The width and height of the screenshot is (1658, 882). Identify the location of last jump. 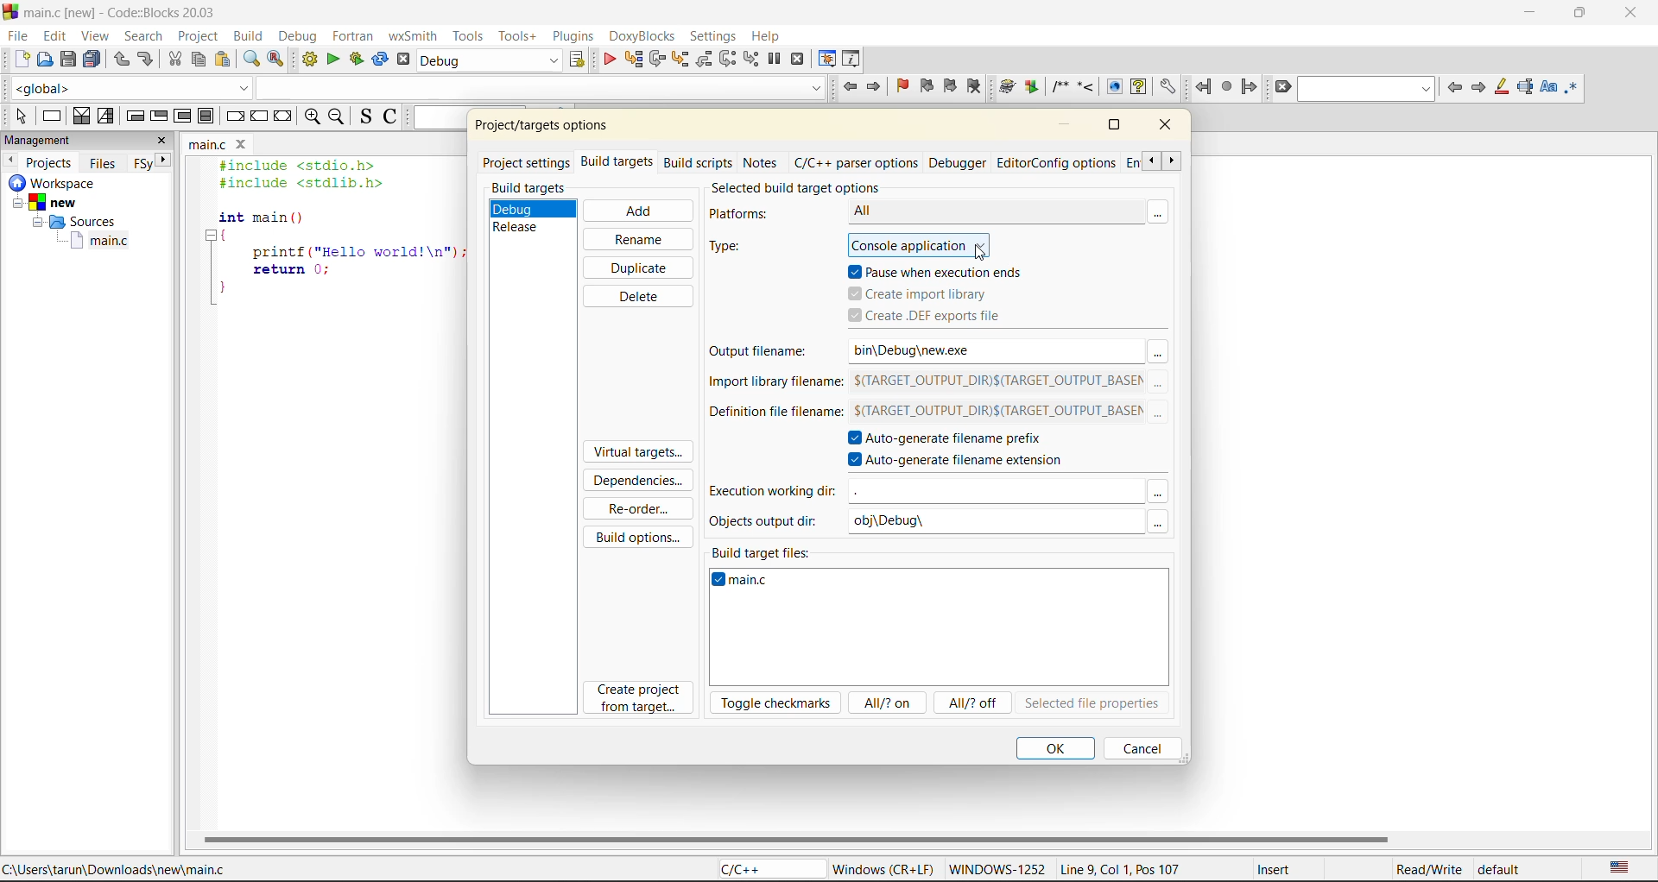
(1225, 87).